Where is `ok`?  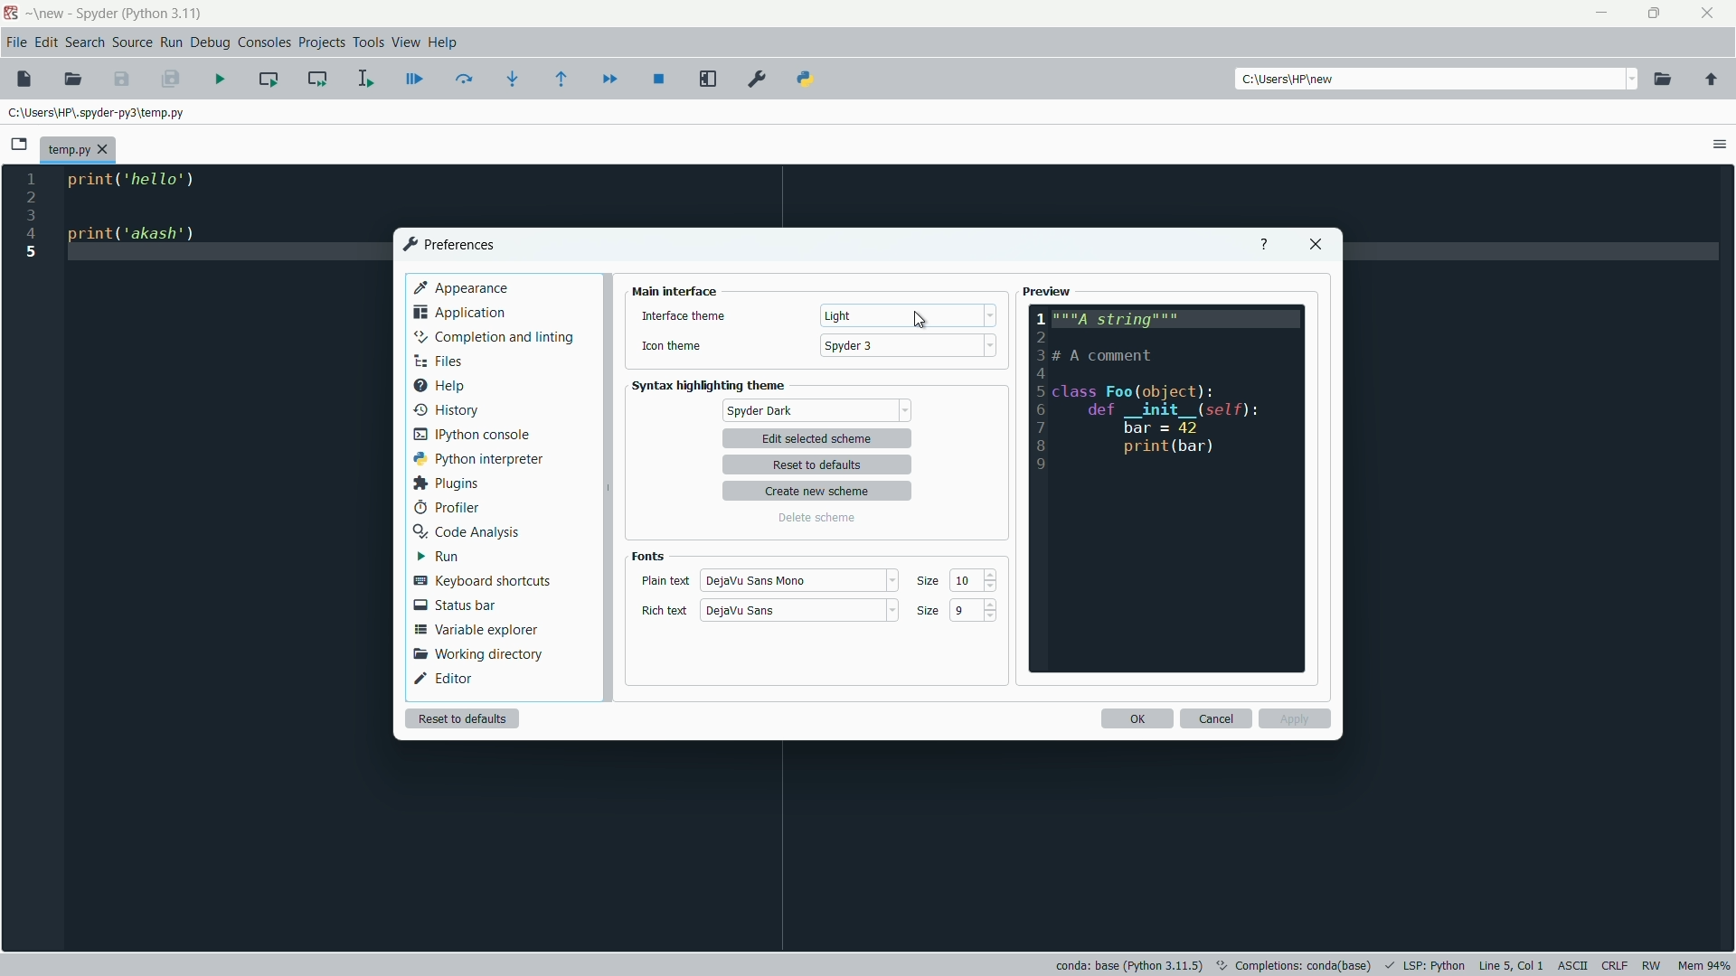 ok is located at coordinates (1136, 718).